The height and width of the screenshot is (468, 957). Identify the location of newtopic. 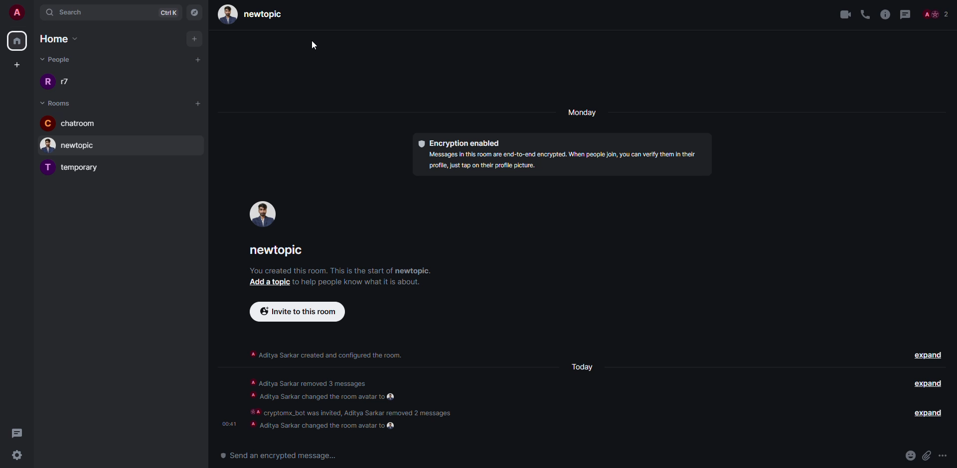
(249, 14).